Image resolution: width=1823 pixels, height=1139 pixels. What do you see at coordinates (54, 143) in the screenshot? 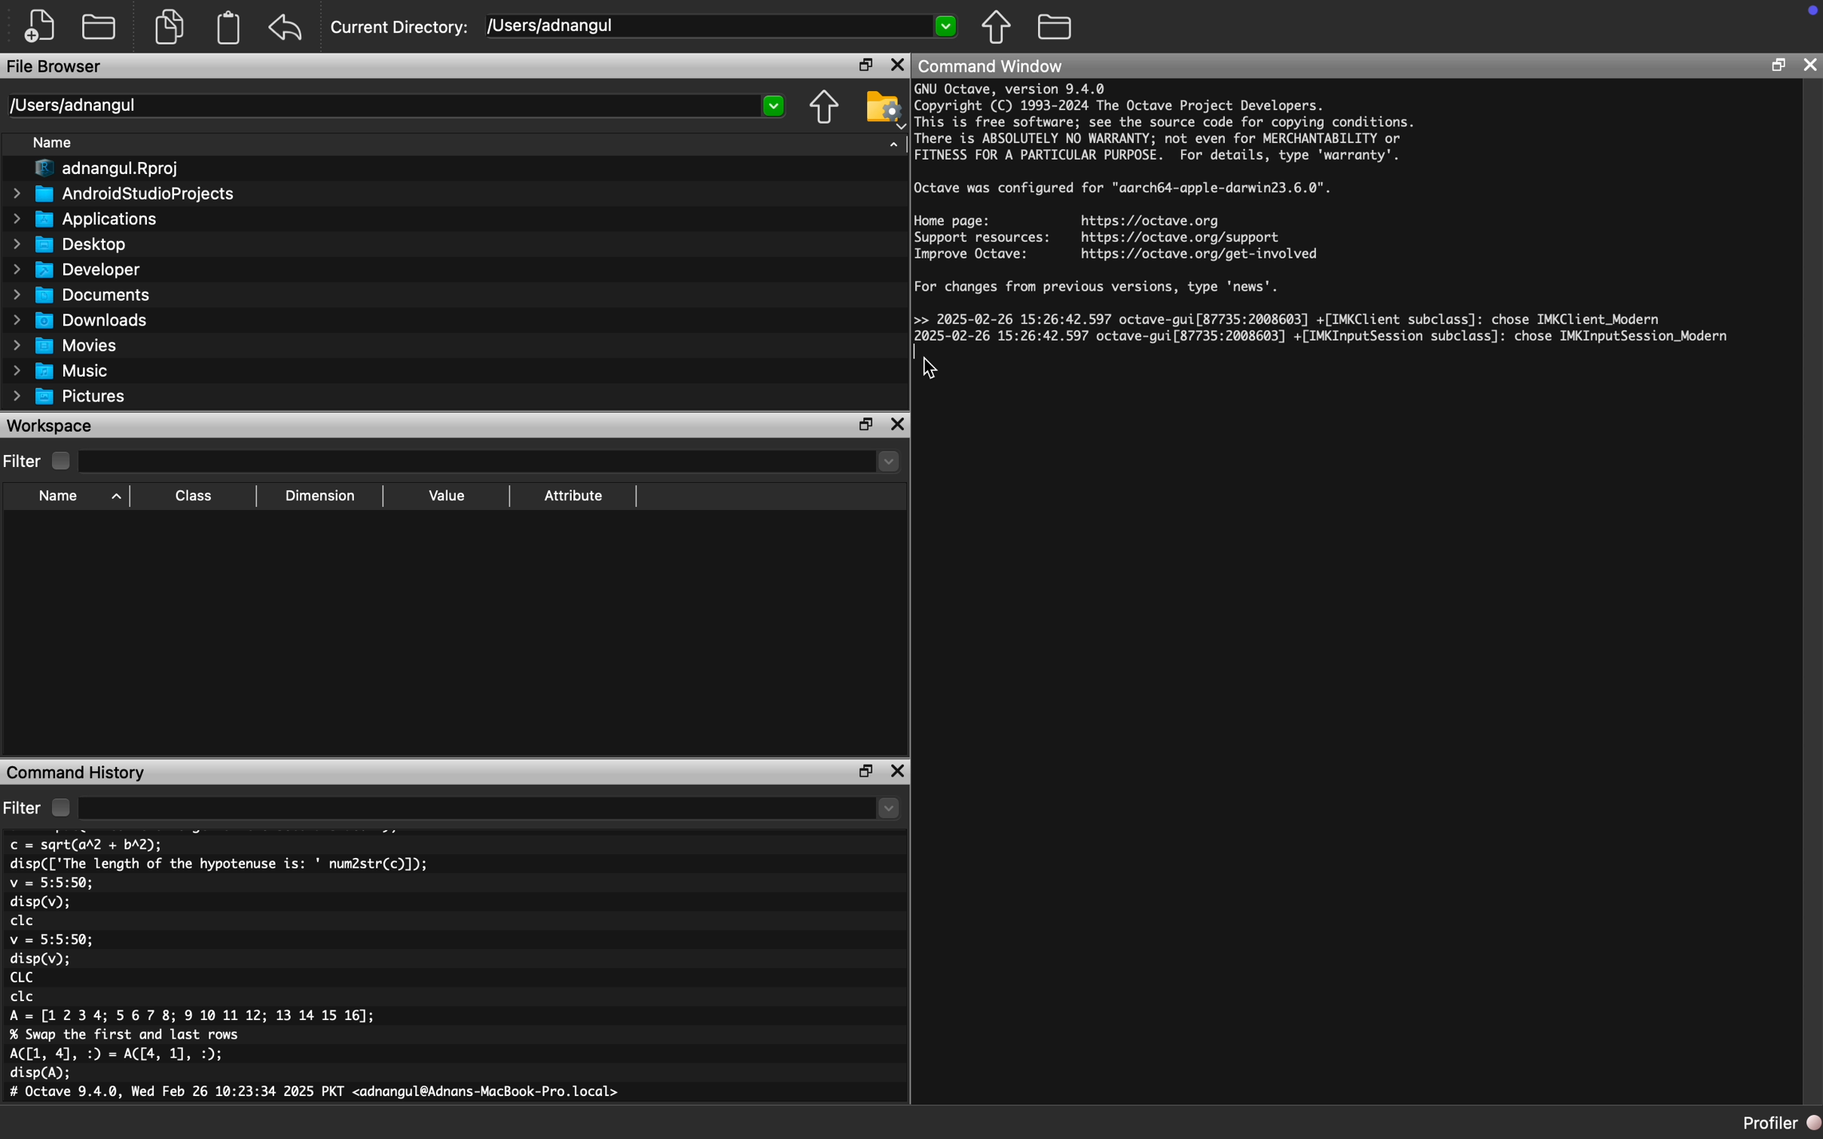
I see `Name` at bounding box center [54, 143].